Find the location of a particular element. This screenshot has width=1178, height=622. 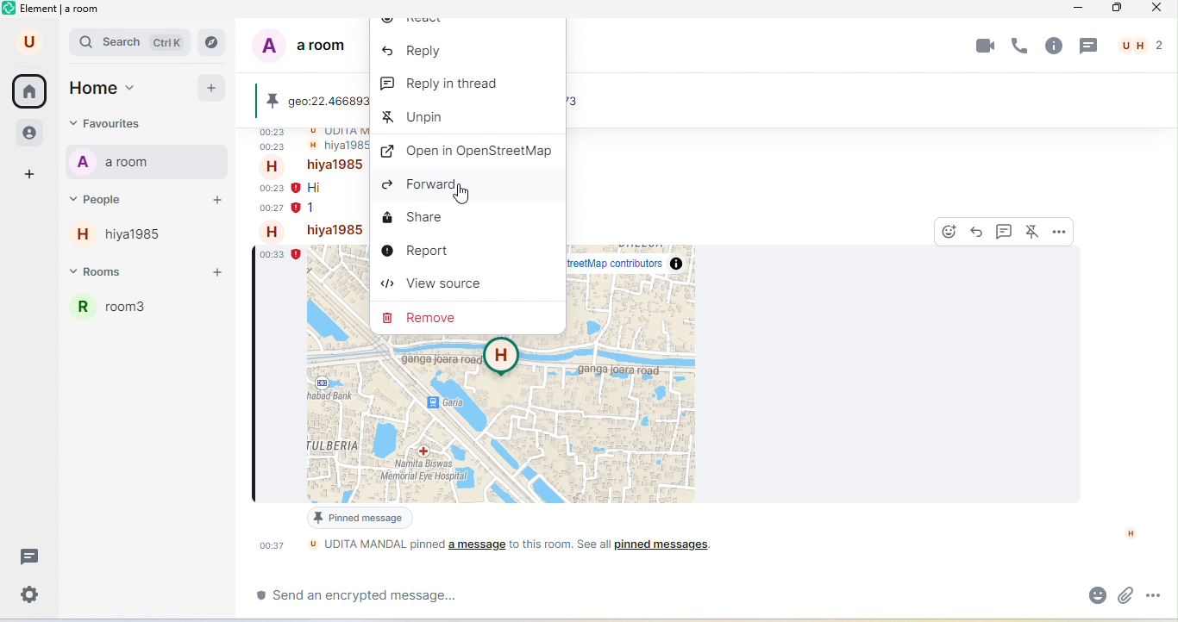

minimize is located at coordinates (1080, 10).